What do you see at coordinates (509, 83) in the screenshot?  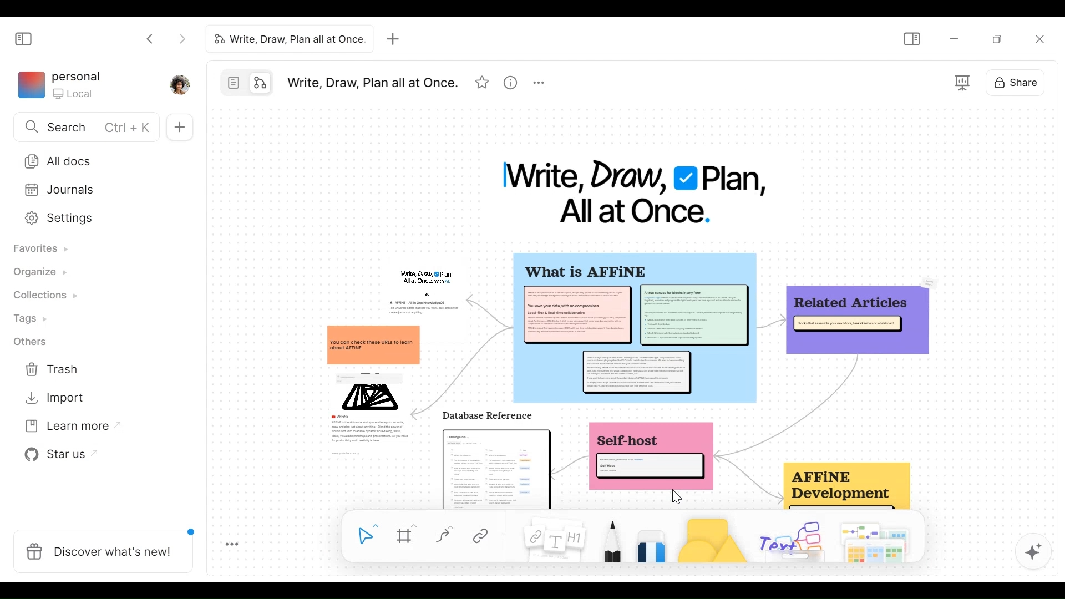 I see `view information` at bounding box center [509, 83].